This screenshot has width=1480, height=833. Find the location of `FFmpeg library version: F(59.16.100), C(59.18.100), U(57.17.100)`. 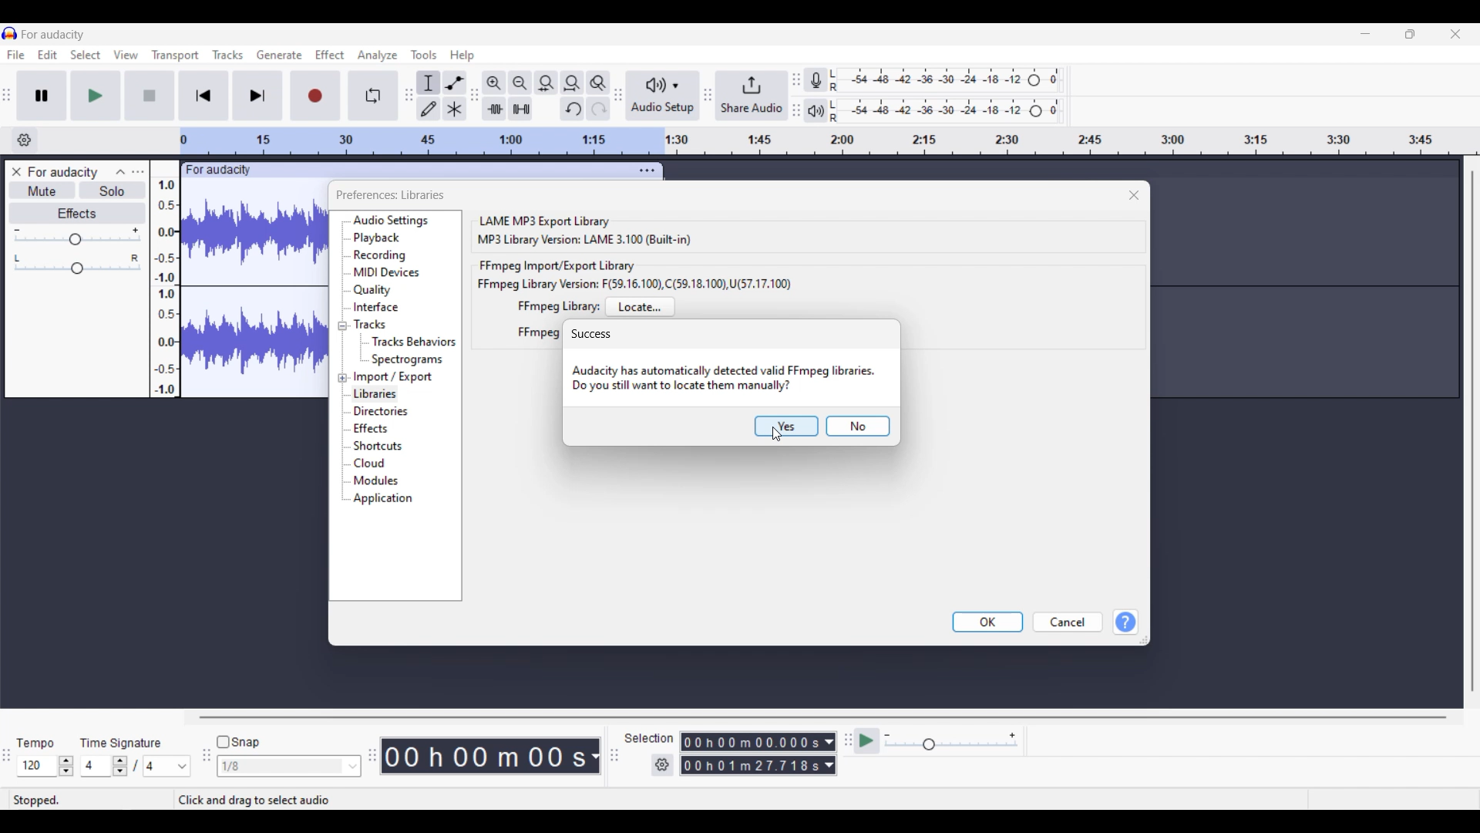

FFmpeg library version: F(59.16.100), C(59.18.100), U(57.17.100) is located at coordinates (634, 284).